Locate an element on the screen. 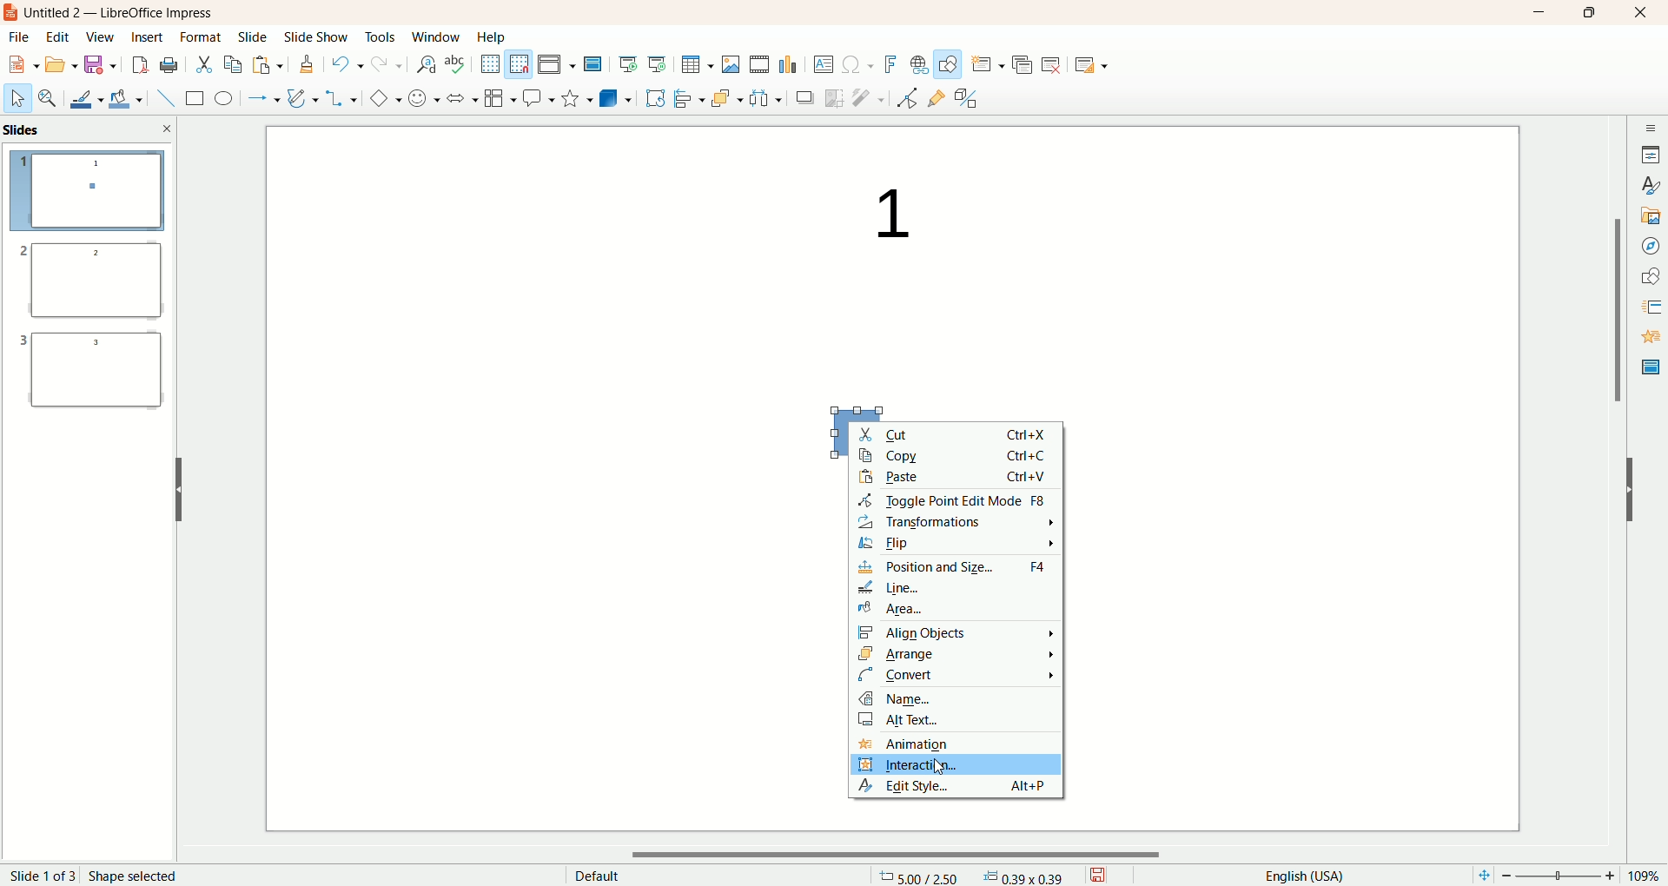  export directly as PDF is located at coordinates (138, 65).